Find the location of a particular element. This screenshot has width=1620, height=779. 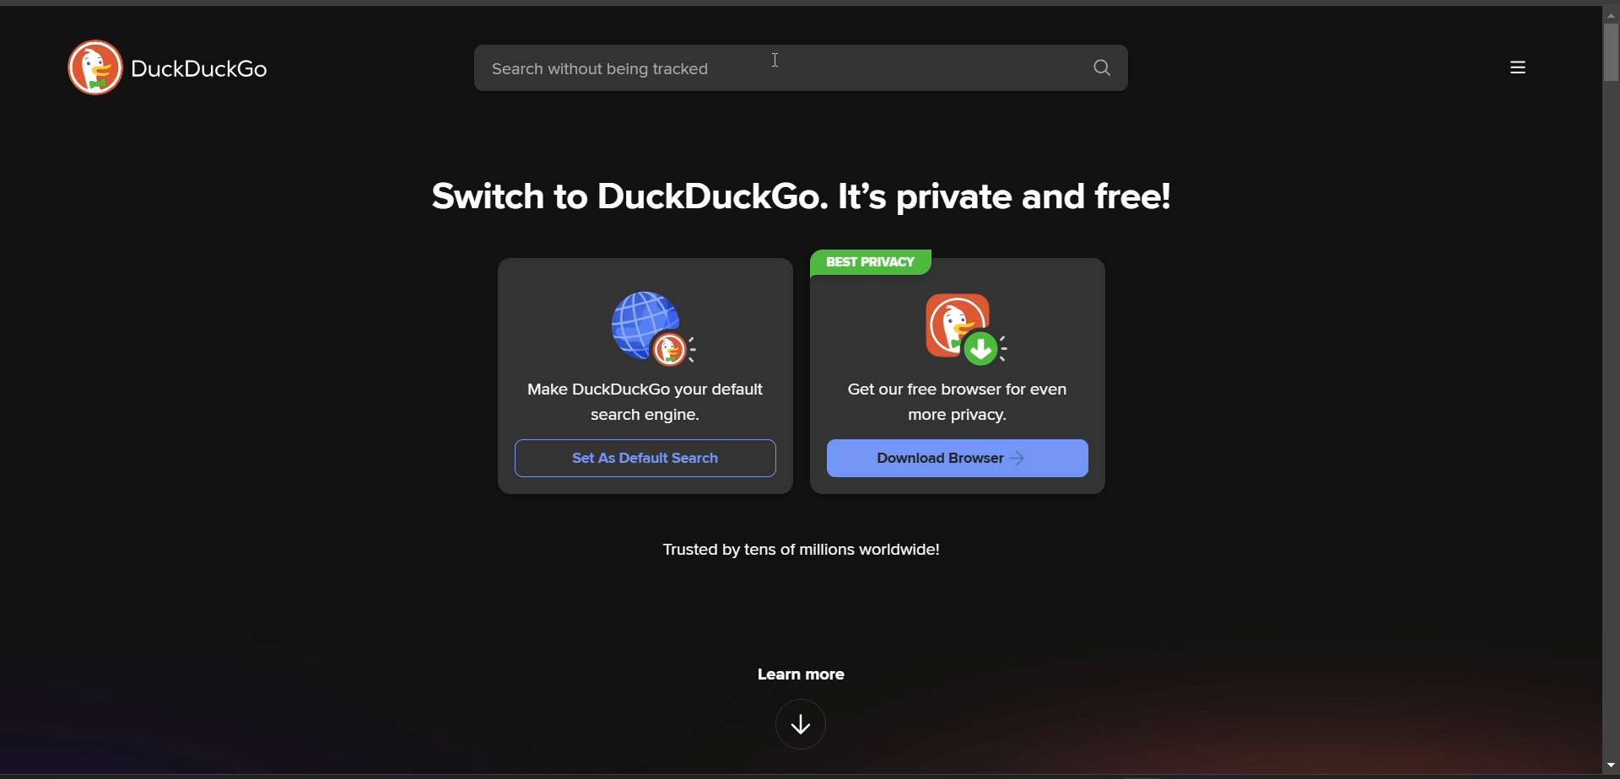

DuckDuckGo Logo is located at coordinates (80, 68).